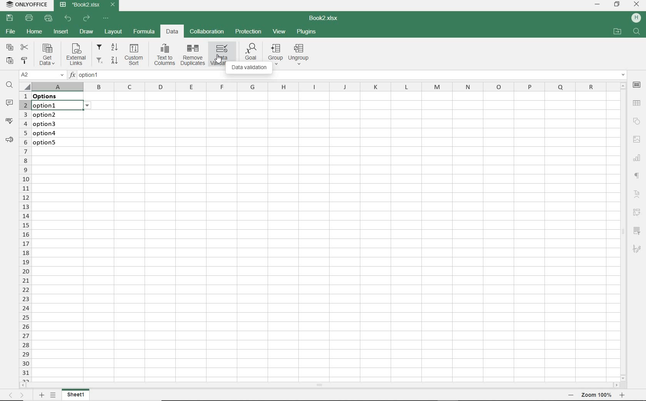 Image resolution: width=646 pixels, height=401 pixels. I want to click on COPY, so click(9, 47).